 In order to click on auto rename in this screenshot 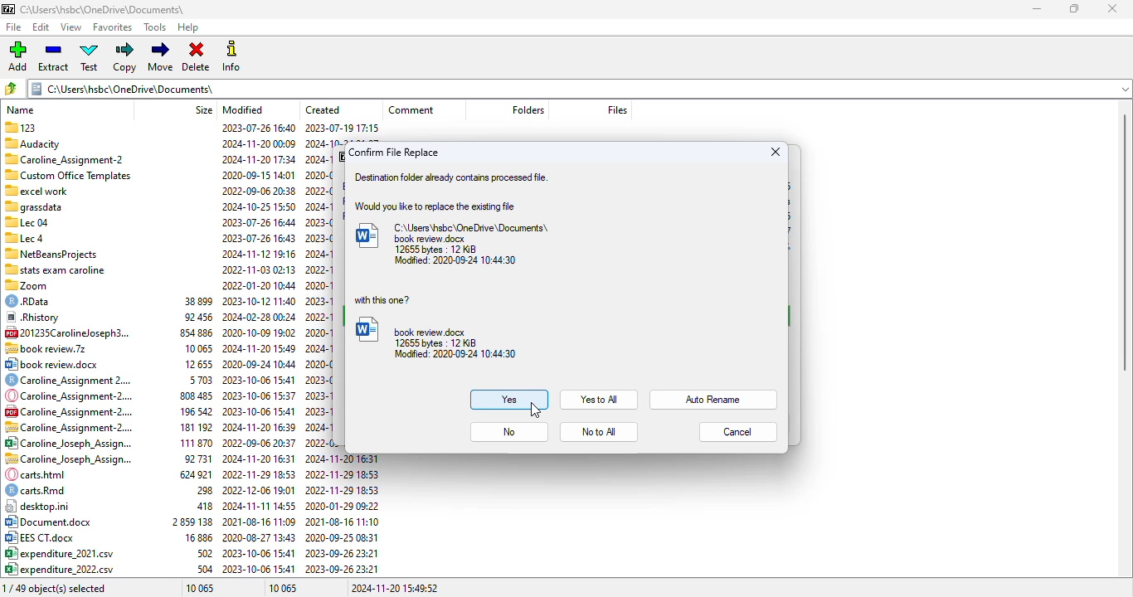, I will do `click(713, 400)`.